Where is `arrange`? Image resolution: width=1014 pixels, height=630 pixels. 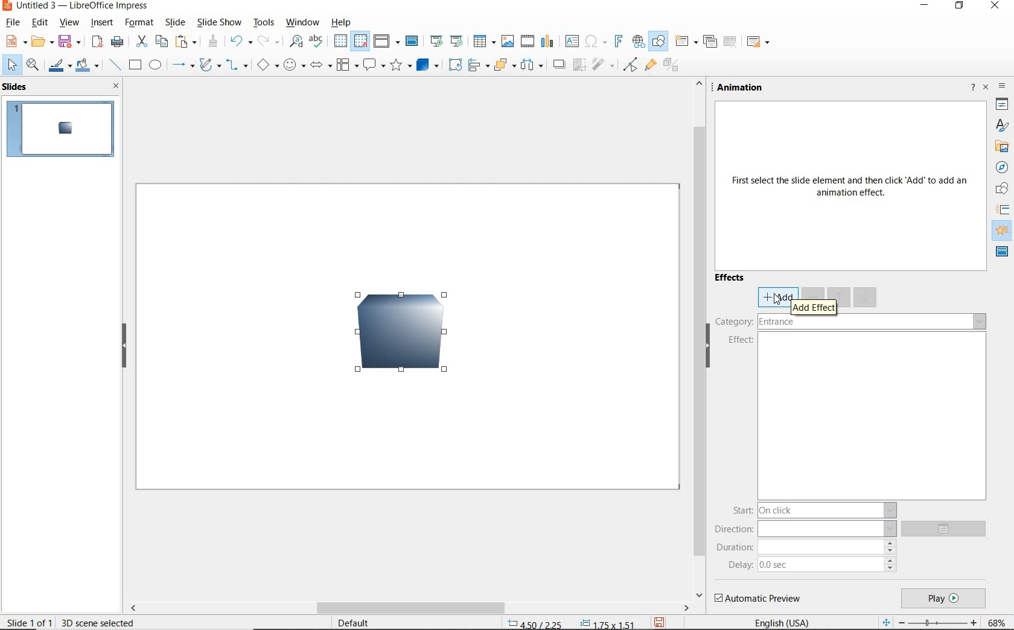 arrange is located at coordinates (505, 65).